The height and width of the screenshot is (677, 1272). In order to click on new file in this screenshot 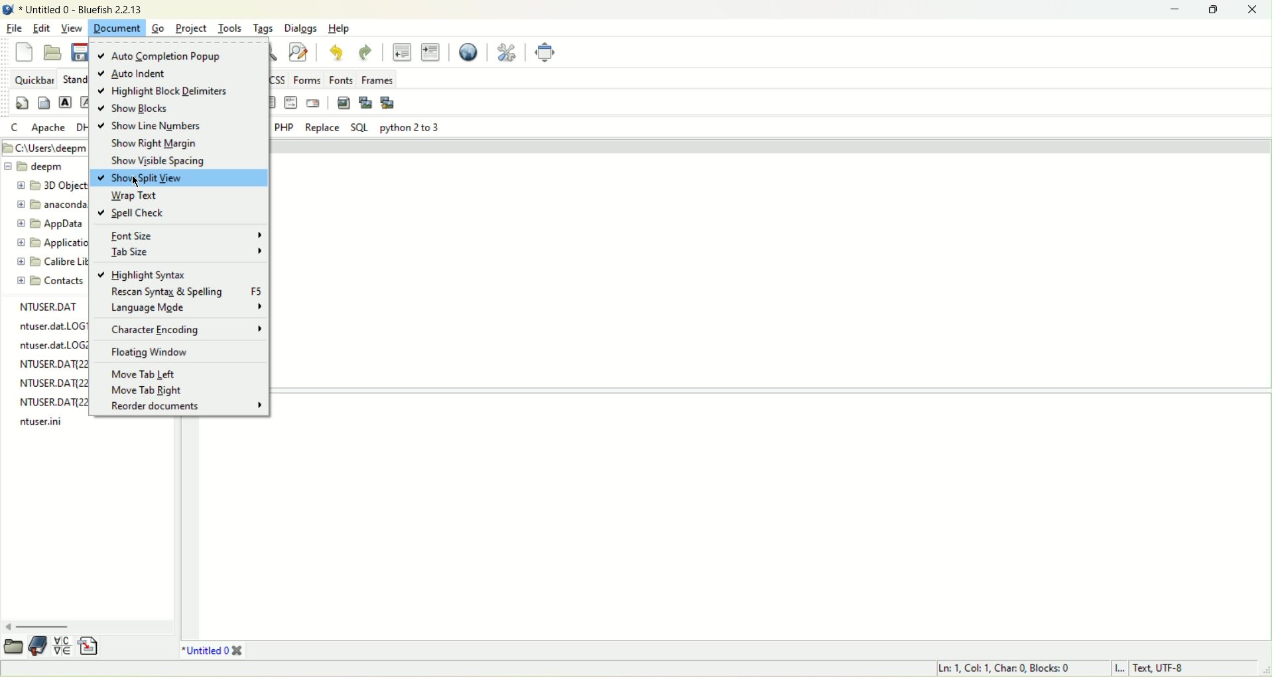, I will do `click(25, 52)`.